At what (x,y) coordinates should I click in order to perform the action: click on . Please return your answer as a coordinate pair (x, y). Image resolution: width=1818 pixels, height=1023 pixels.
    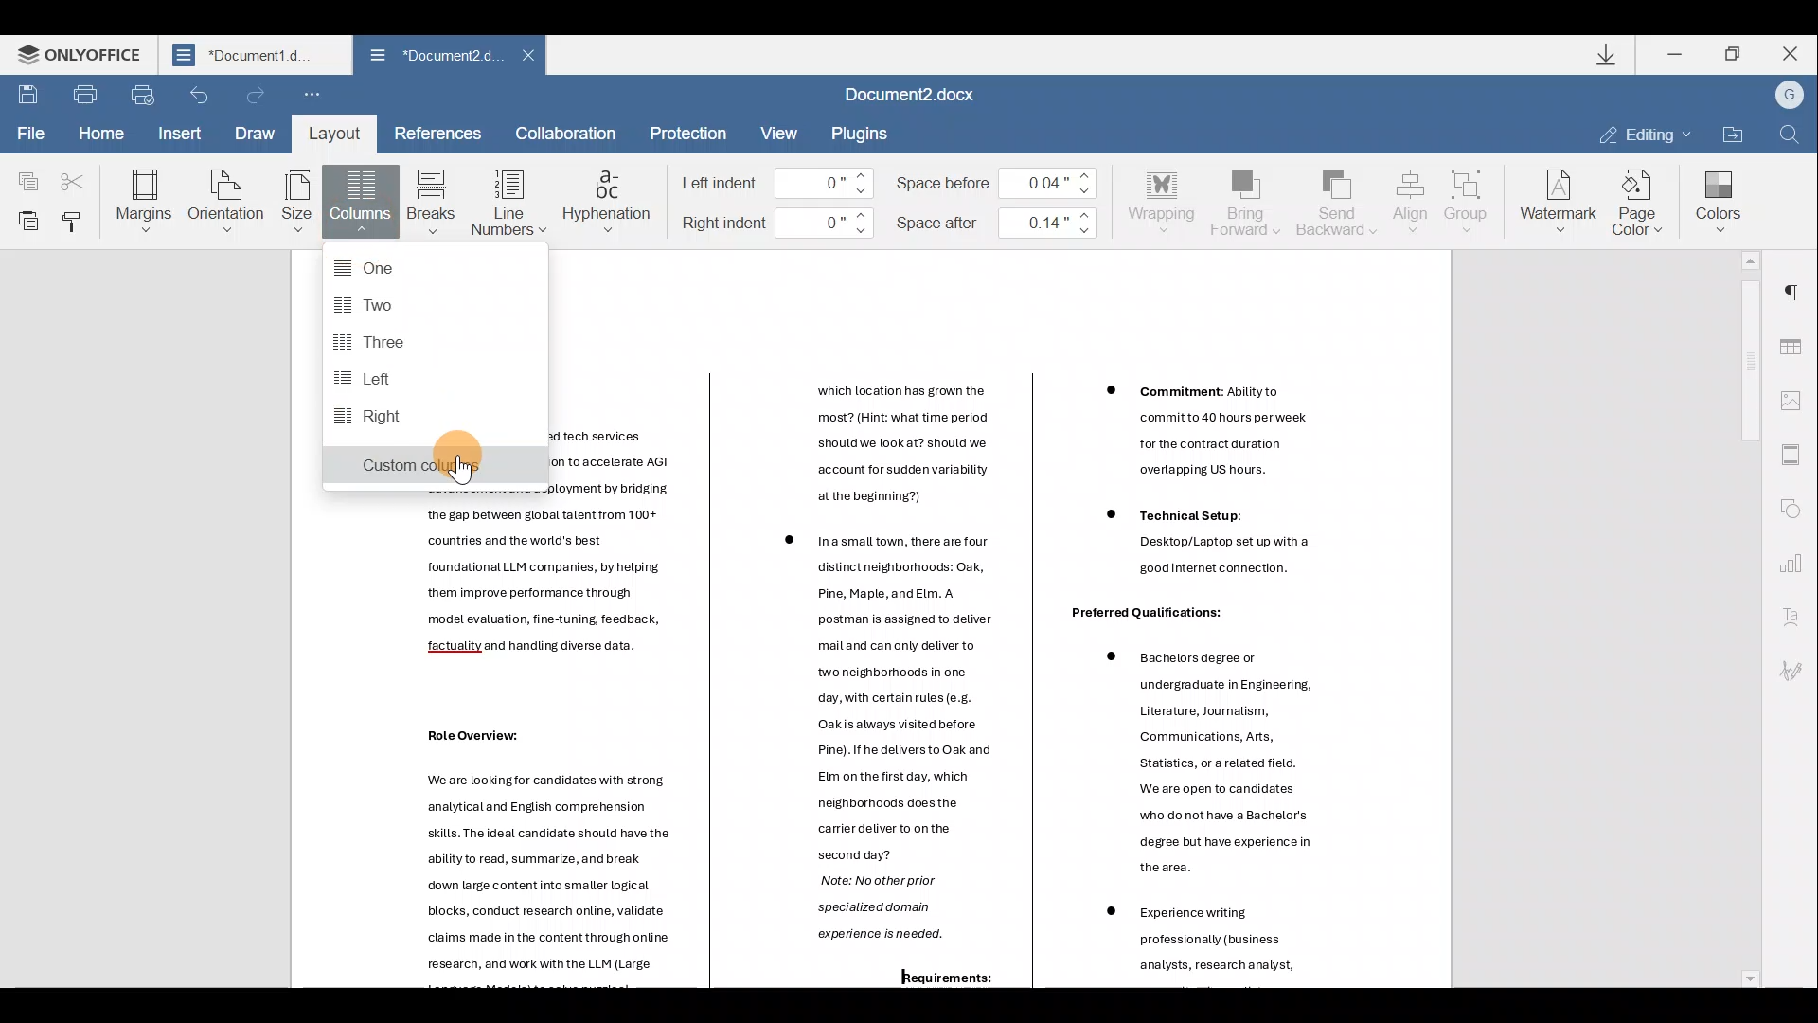
    Looking at the image, I should click on (541, 596).